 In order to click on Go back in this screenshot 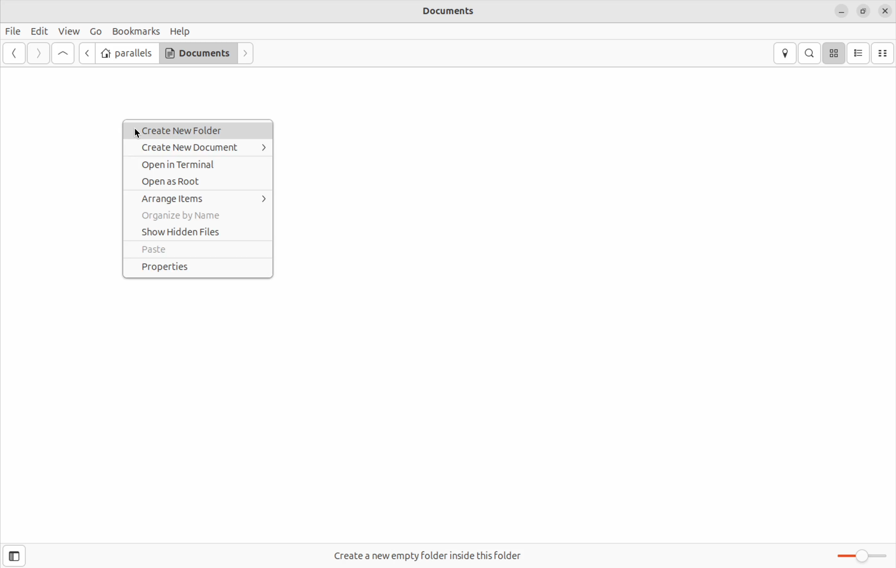, I will do `click(86, 53)`.